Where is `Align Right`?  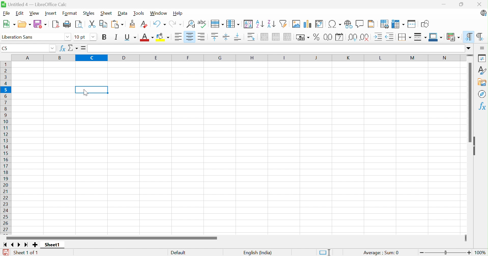 Align Right is located at coordinates (202, 37).